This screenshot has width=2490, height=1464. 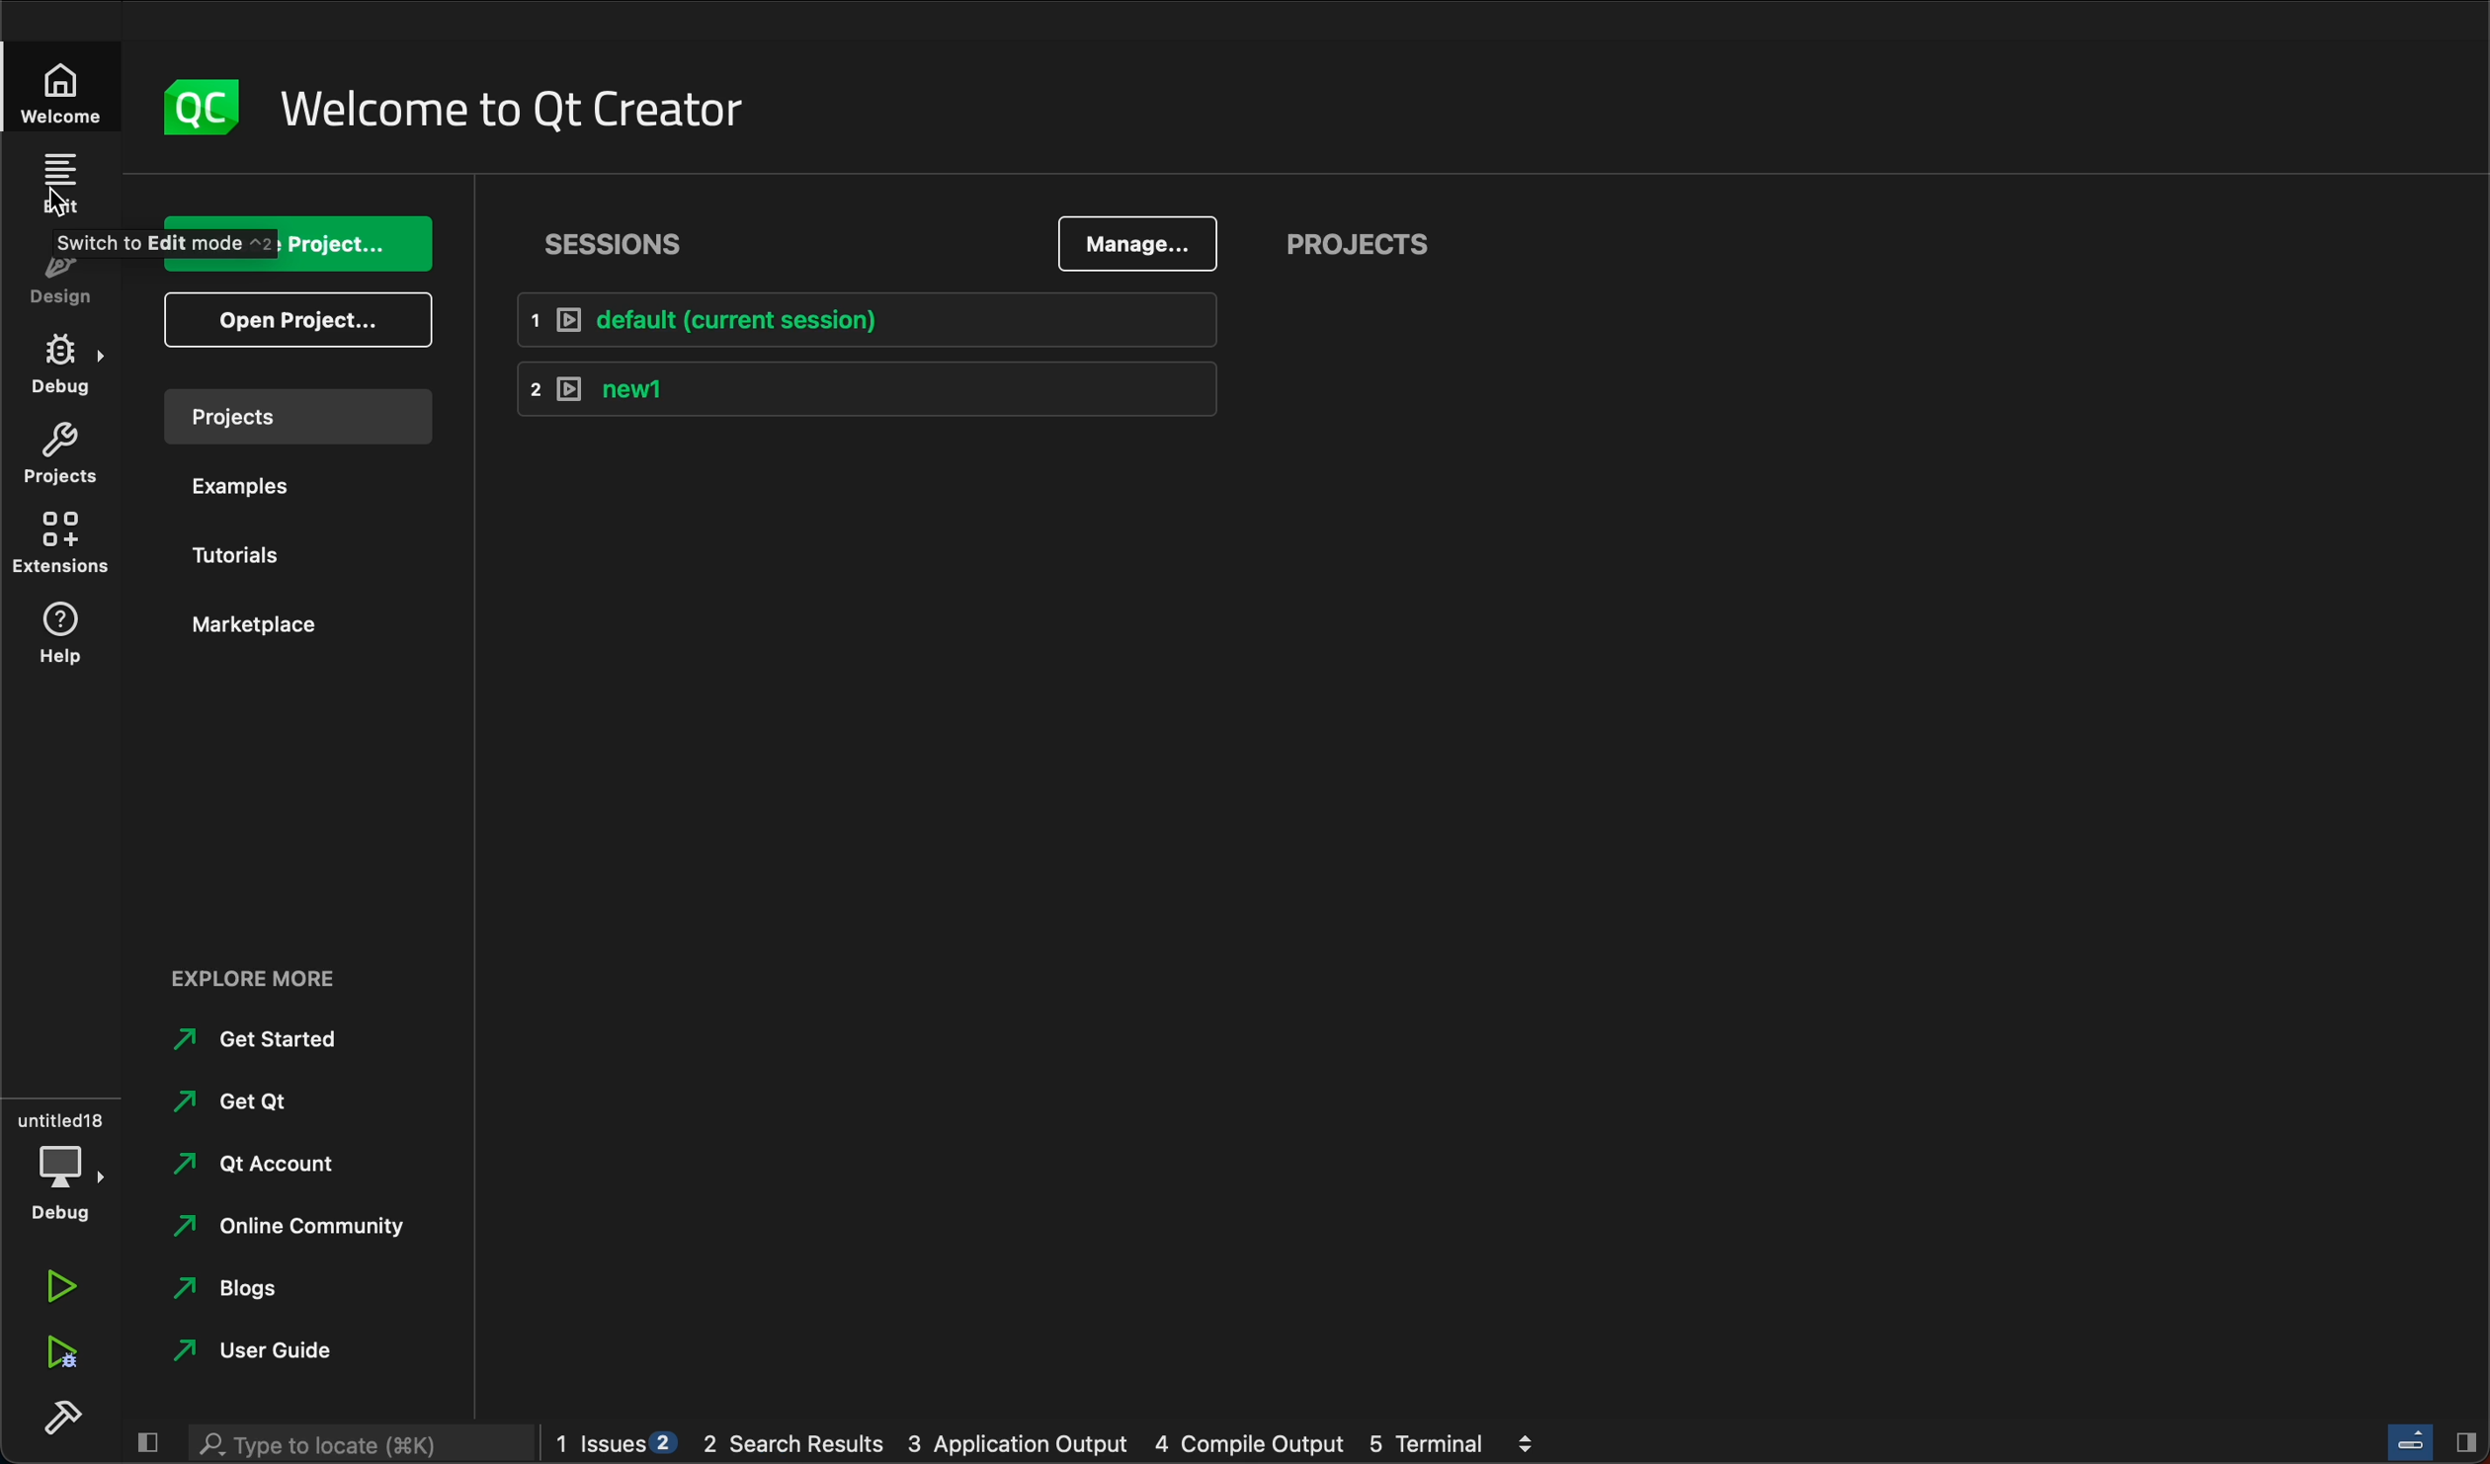 What do you see at coordinates (243, 1286) in the screenshot?
I see `Blogs` at bounding box center [243, 1286].